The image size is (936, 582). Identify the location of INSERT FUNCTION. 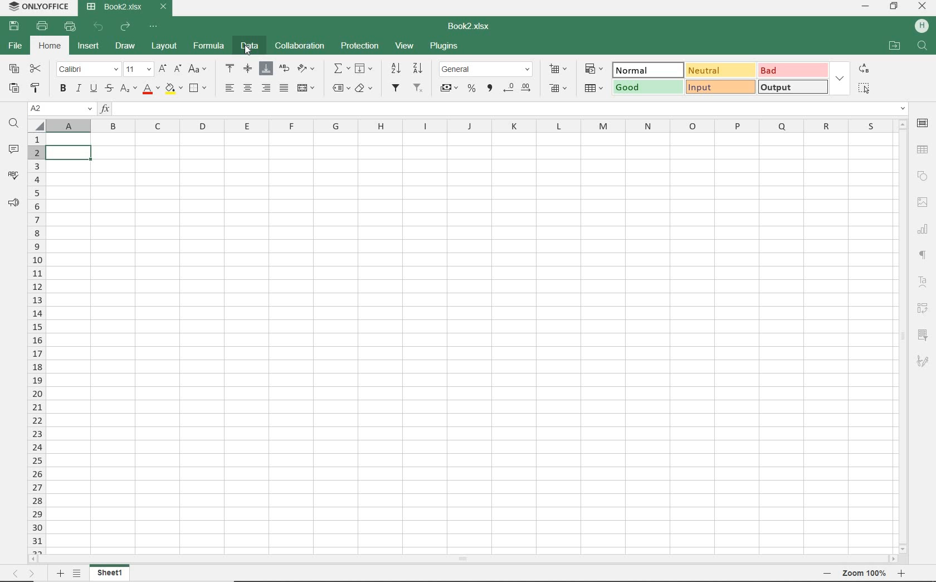
(502, 109).